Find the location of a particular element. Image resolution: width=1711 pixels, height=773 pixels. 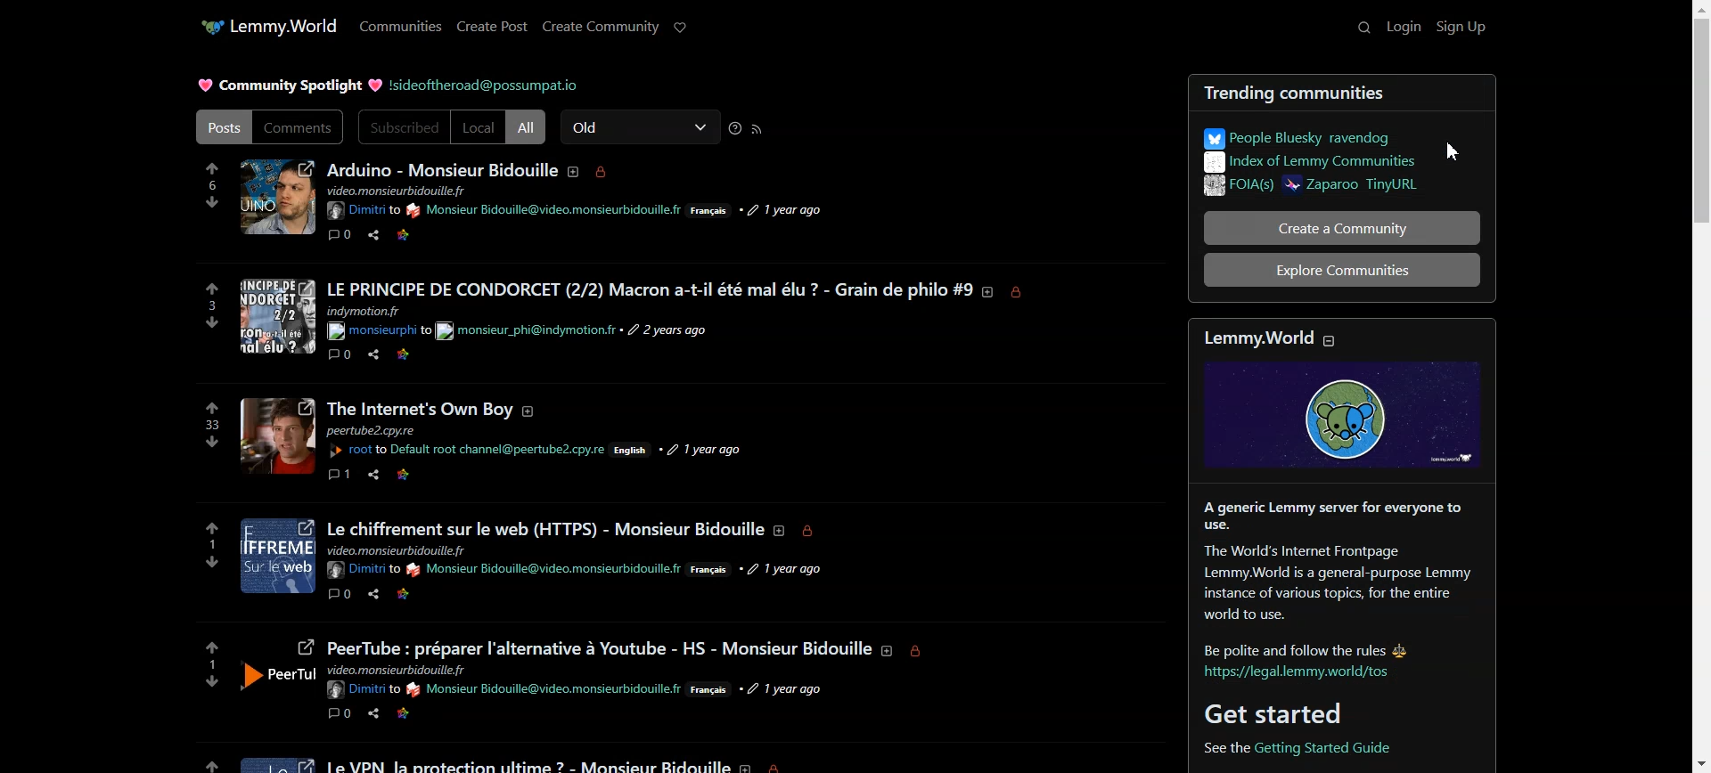

upvotes is located at coordinates (201, 759).